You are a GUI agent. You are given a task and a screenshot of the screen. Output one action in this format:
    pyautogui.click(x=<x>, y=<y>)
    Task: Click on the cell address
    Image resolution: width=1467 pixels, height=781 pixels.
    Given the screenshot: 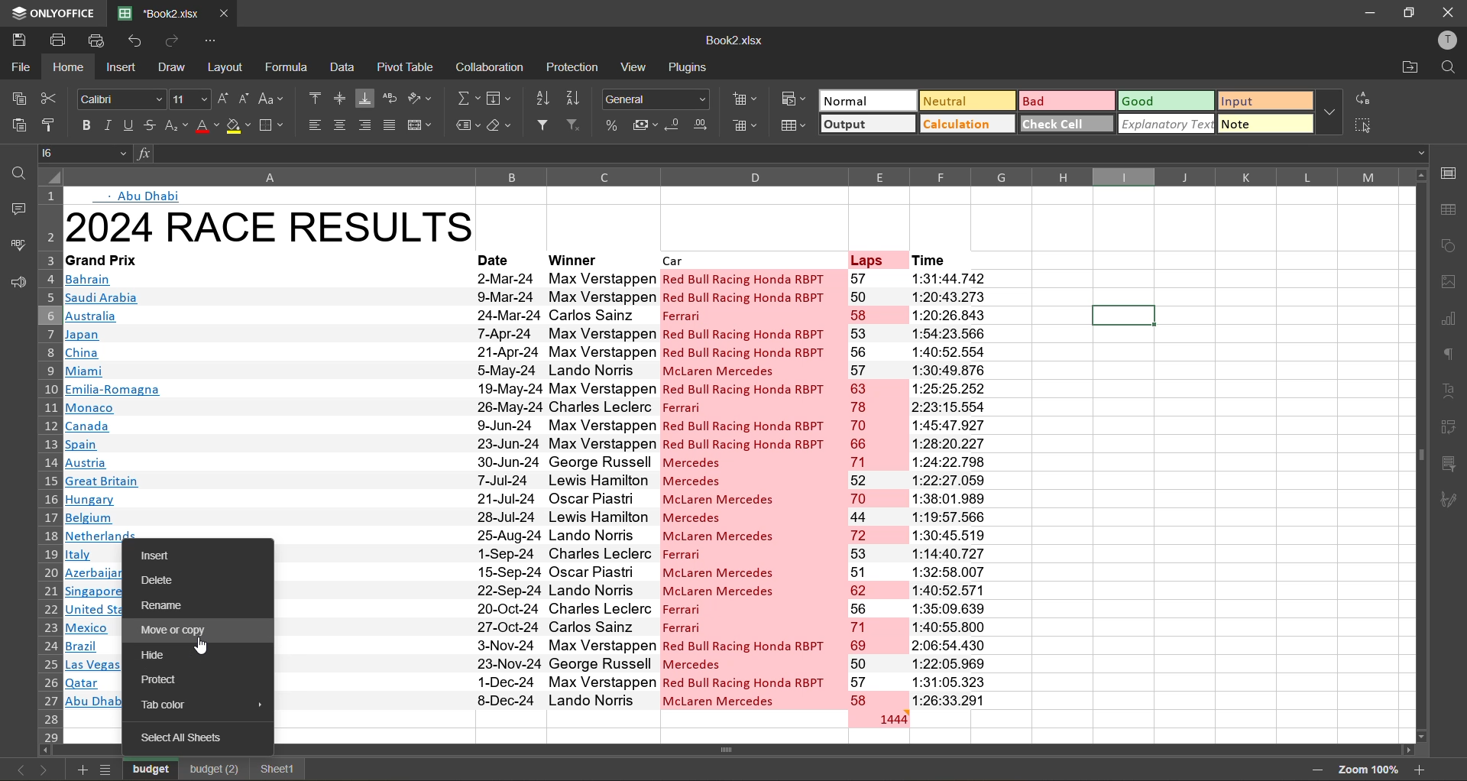 What is the action you would take?
    pyautogui.click(x=87, y=152)
    